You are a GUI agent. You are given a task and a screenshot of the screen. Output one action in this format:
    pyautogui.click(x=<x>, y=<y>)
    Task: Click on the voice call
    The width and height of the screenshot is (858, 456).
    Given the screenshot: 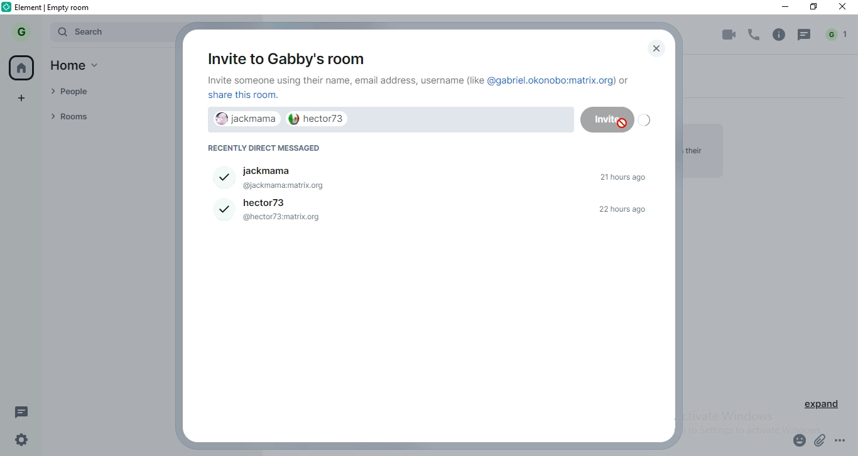 What is the action you would take?
    pyautogui.click(x=755, y=35)
    